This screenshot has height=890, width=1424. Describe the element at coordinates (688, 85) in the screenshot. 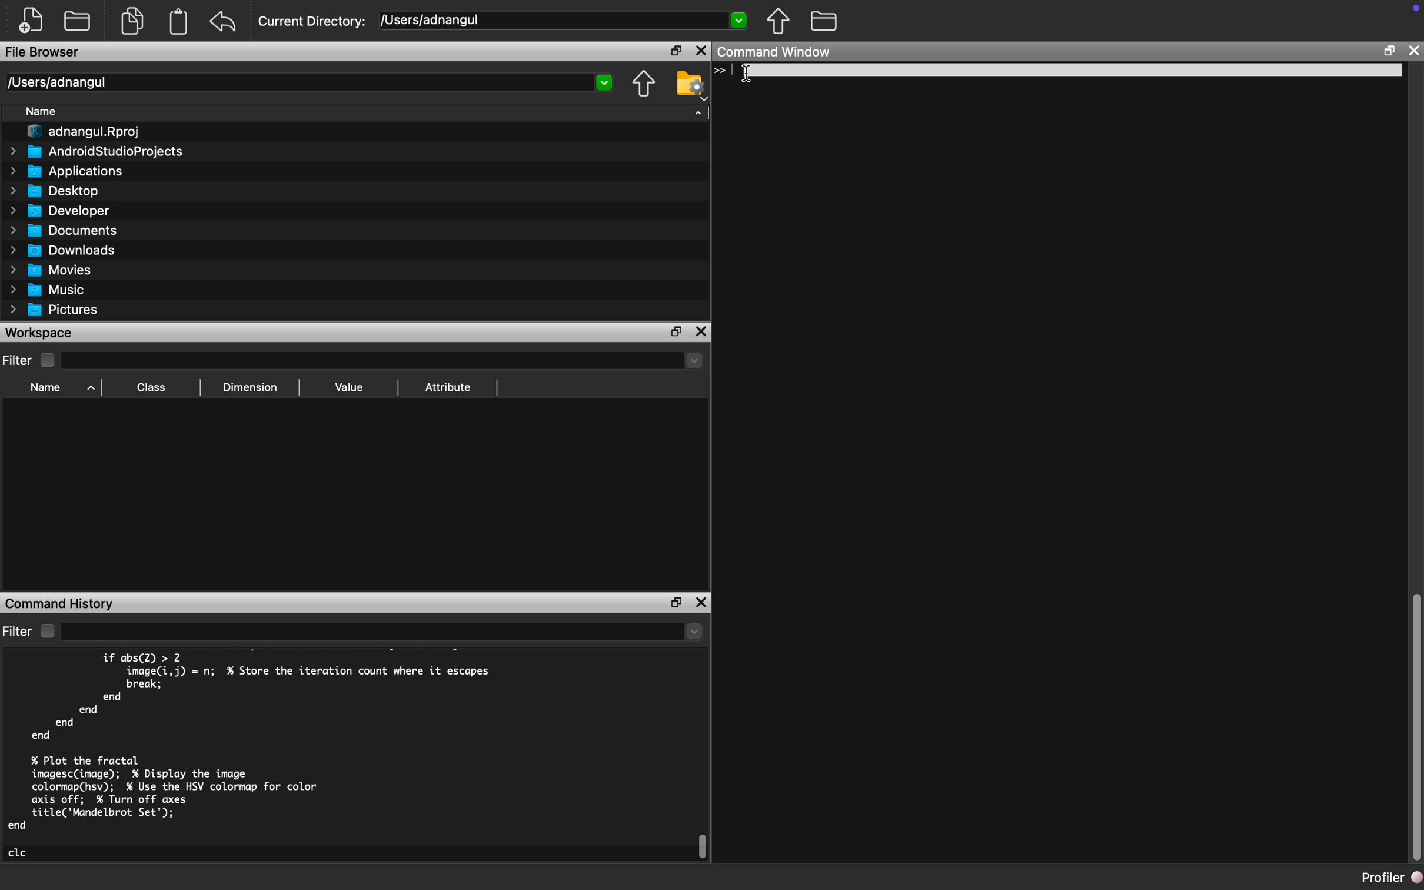

I see `Folder Setting` at that location.